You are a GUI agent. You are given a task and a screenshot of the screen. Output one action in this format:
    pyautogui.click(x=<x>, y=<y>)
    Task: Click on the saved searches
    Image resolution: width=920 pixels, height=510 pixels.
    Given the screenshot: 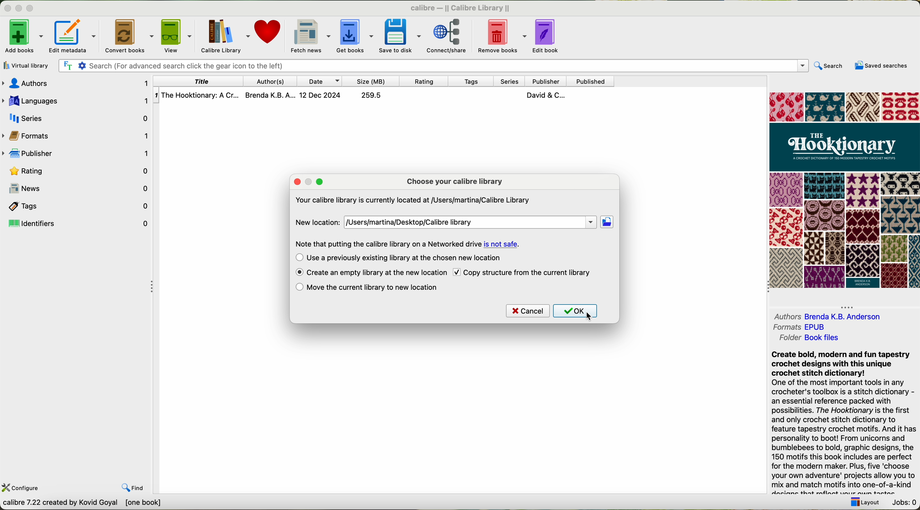 What is the action you would take?
    pyautogui.click(x=880, y=66)
    